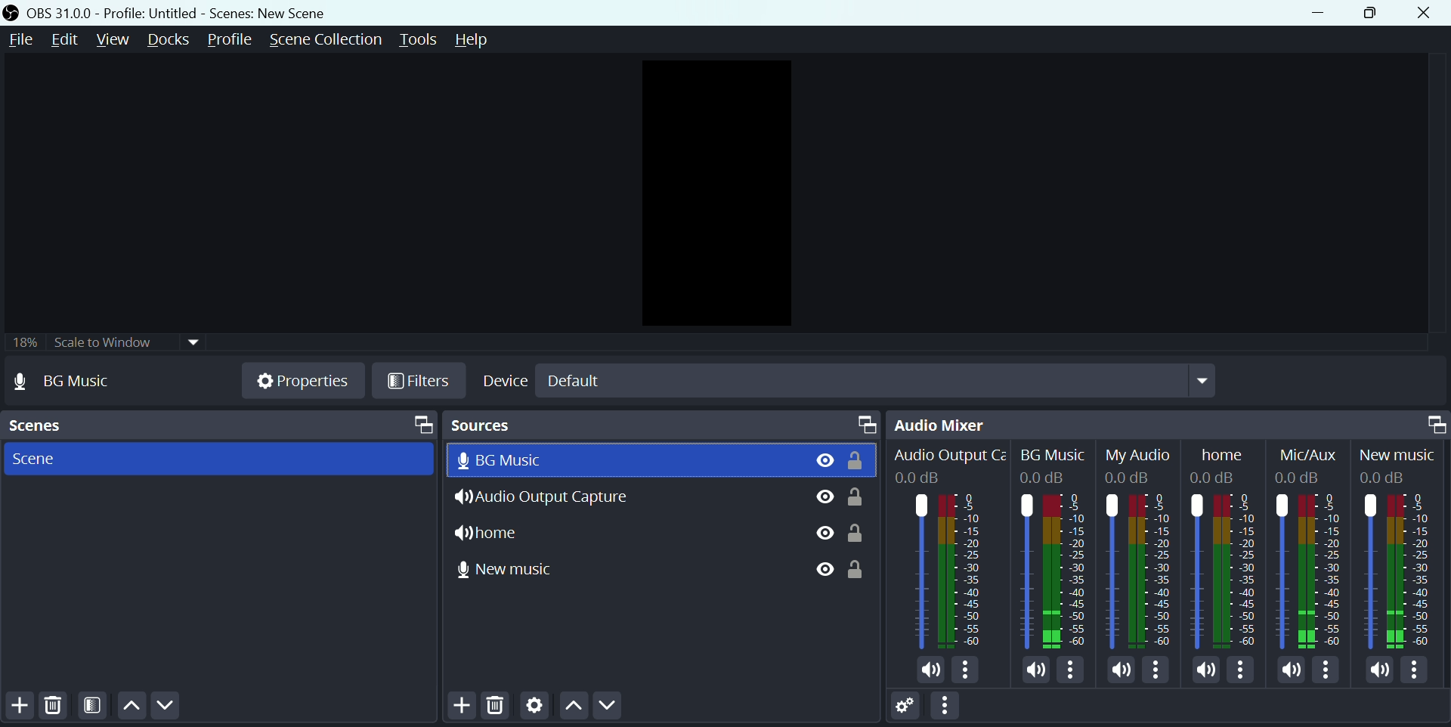  Describe the element at coordinates (1413, 673) in the screenshot. I see `more` at that location.